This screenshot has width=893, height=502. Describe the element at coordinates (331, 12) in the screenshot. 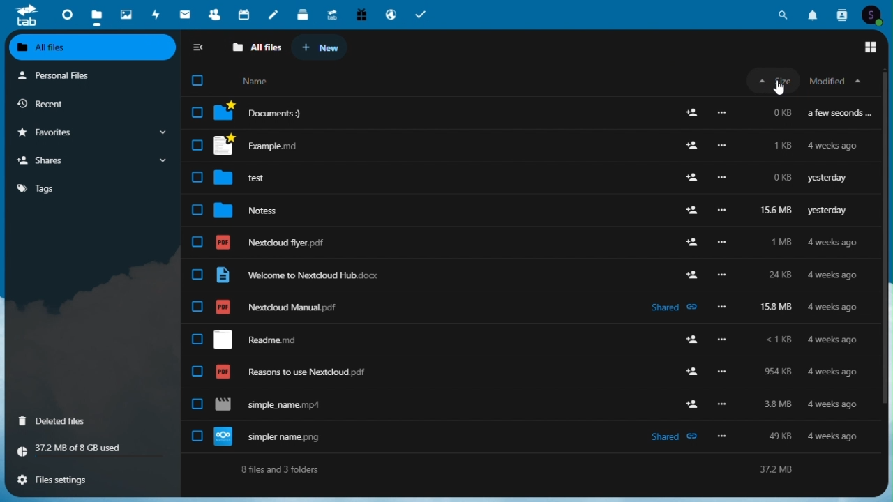

I see `Upgrade` at that location.